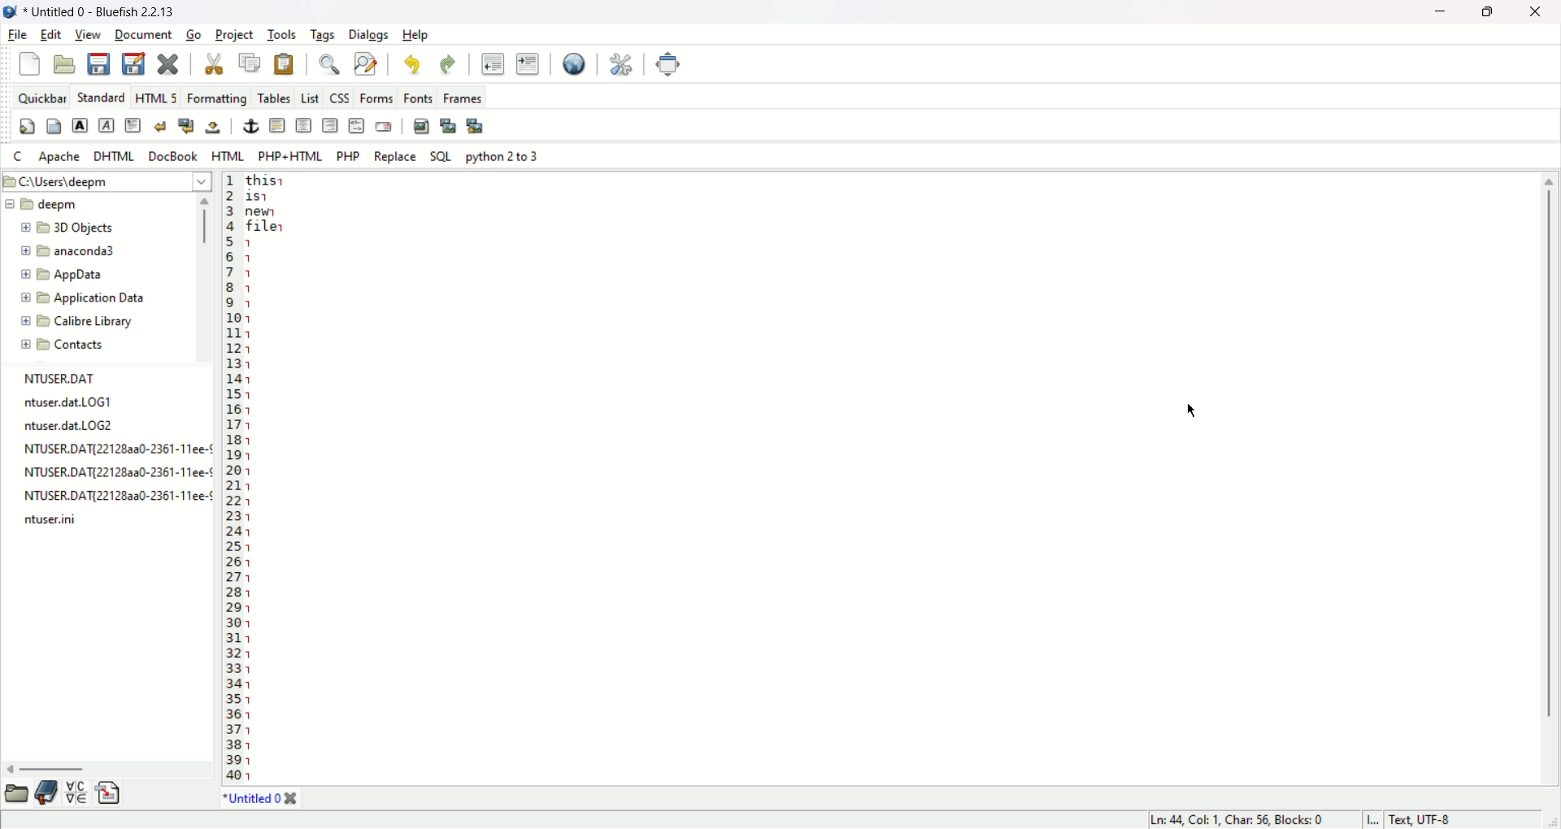 The height and width of the screenshot is (829, 1561). I want to click on project, so click(236, 36).